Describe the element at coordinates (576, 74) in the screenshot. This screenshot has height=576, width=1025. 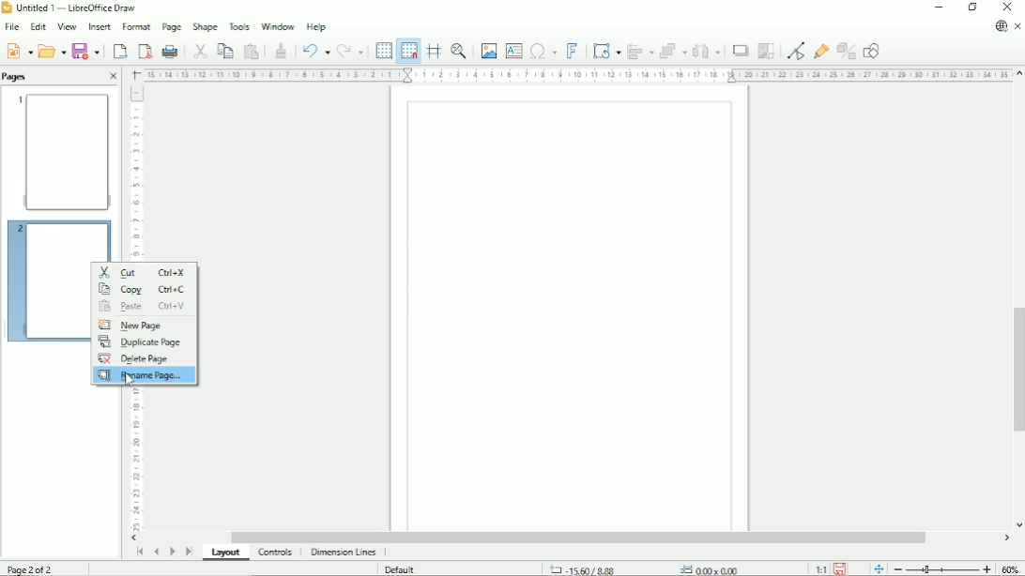
I see `Horizontal scale` at that location.